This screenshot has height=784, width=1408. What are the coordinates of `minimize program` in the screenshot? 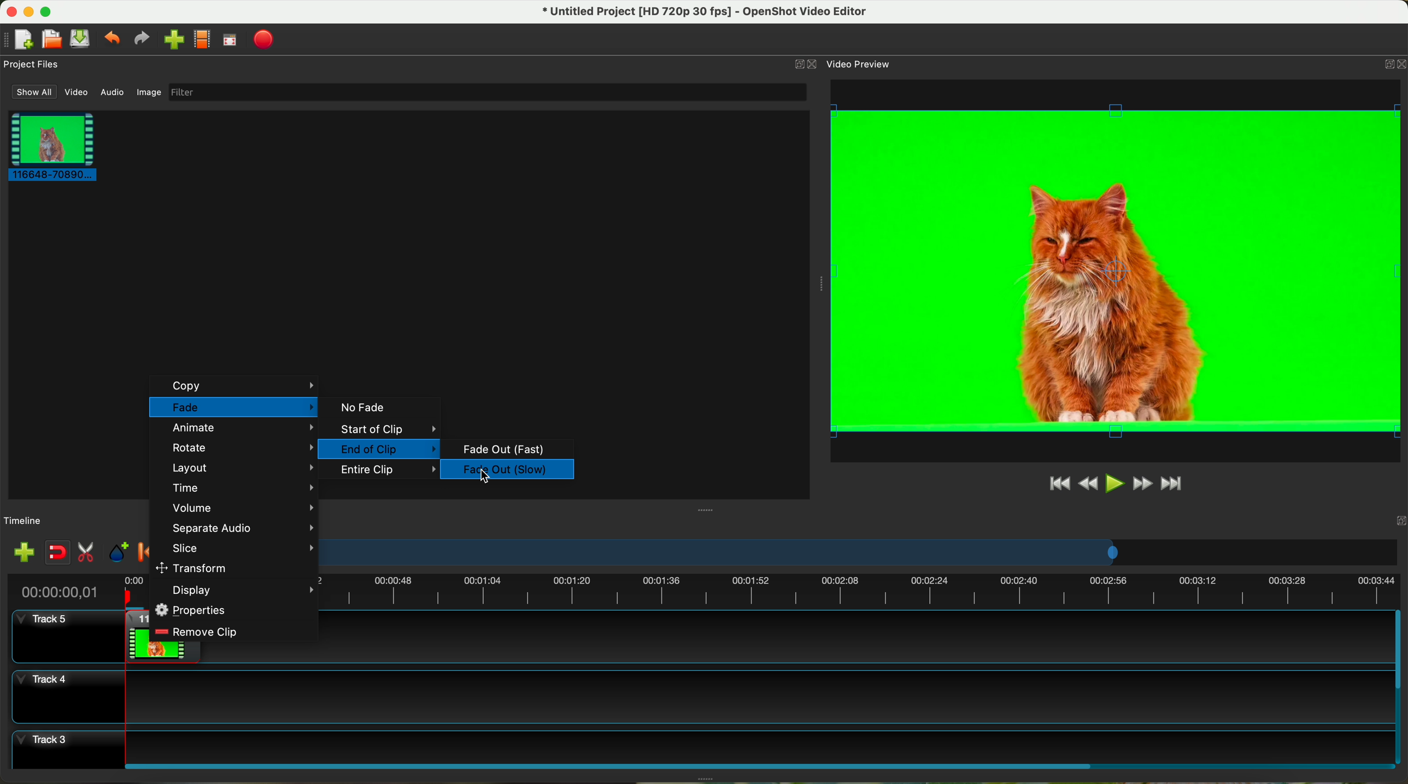 It's located at (30, 12).